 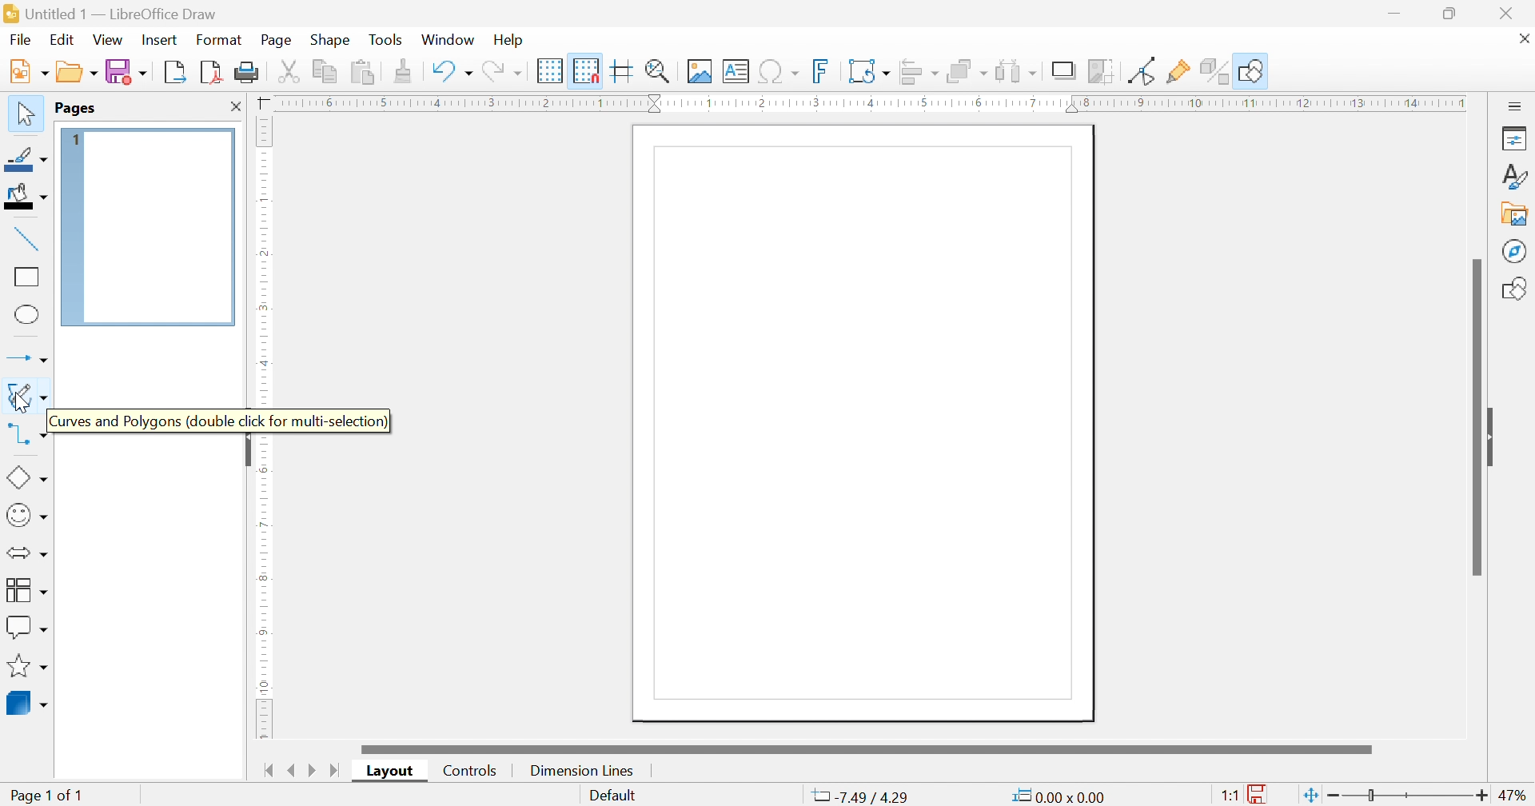 What do you see at coordinates (325, 71) in the screenshot?
I see `copy` at bounding box center [325, 71].